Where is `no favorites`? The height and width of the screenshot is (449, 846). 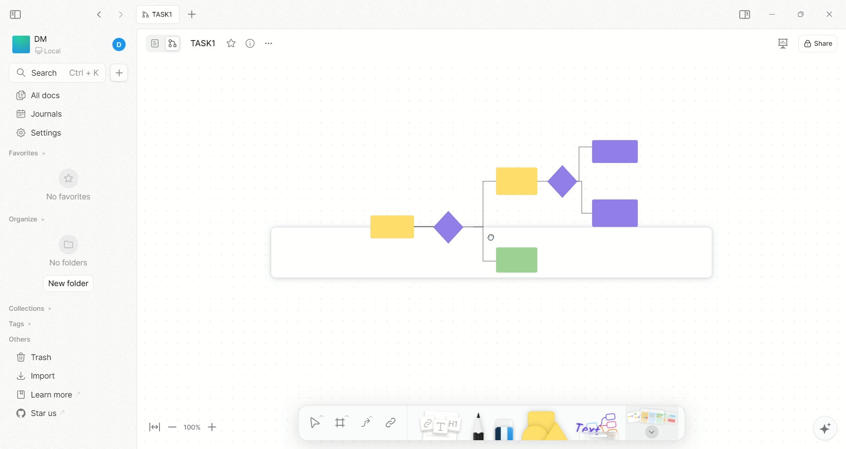 no favorites is located at coordinates (73, 190).